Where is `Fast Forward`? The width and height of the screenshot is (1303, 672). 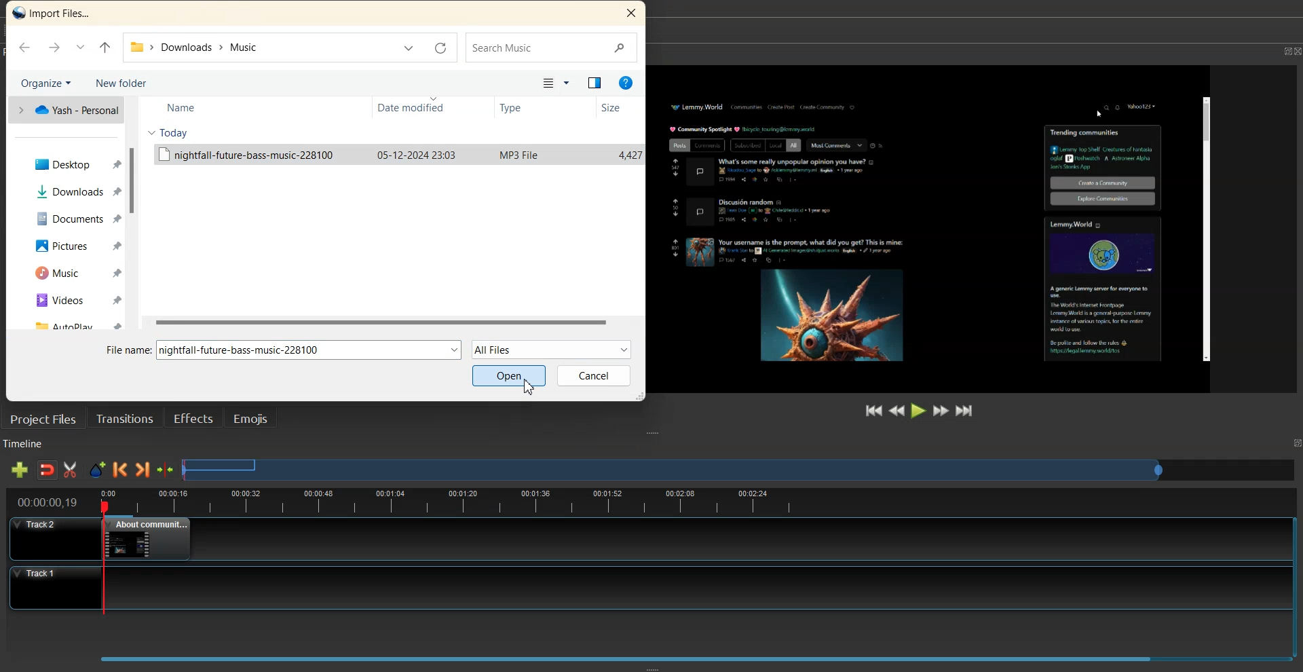
Fast Forward is located at coordinates (941, 410).